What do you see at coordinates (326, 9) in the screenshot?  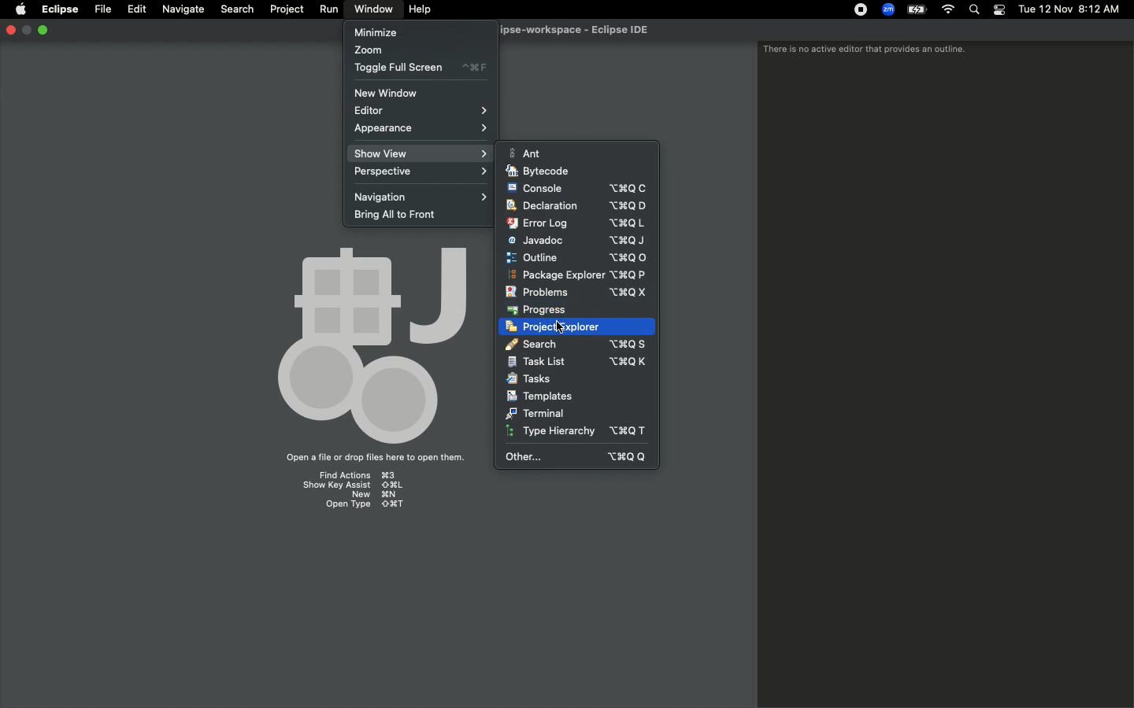 I see `Run` at bounding box center [326, 9].